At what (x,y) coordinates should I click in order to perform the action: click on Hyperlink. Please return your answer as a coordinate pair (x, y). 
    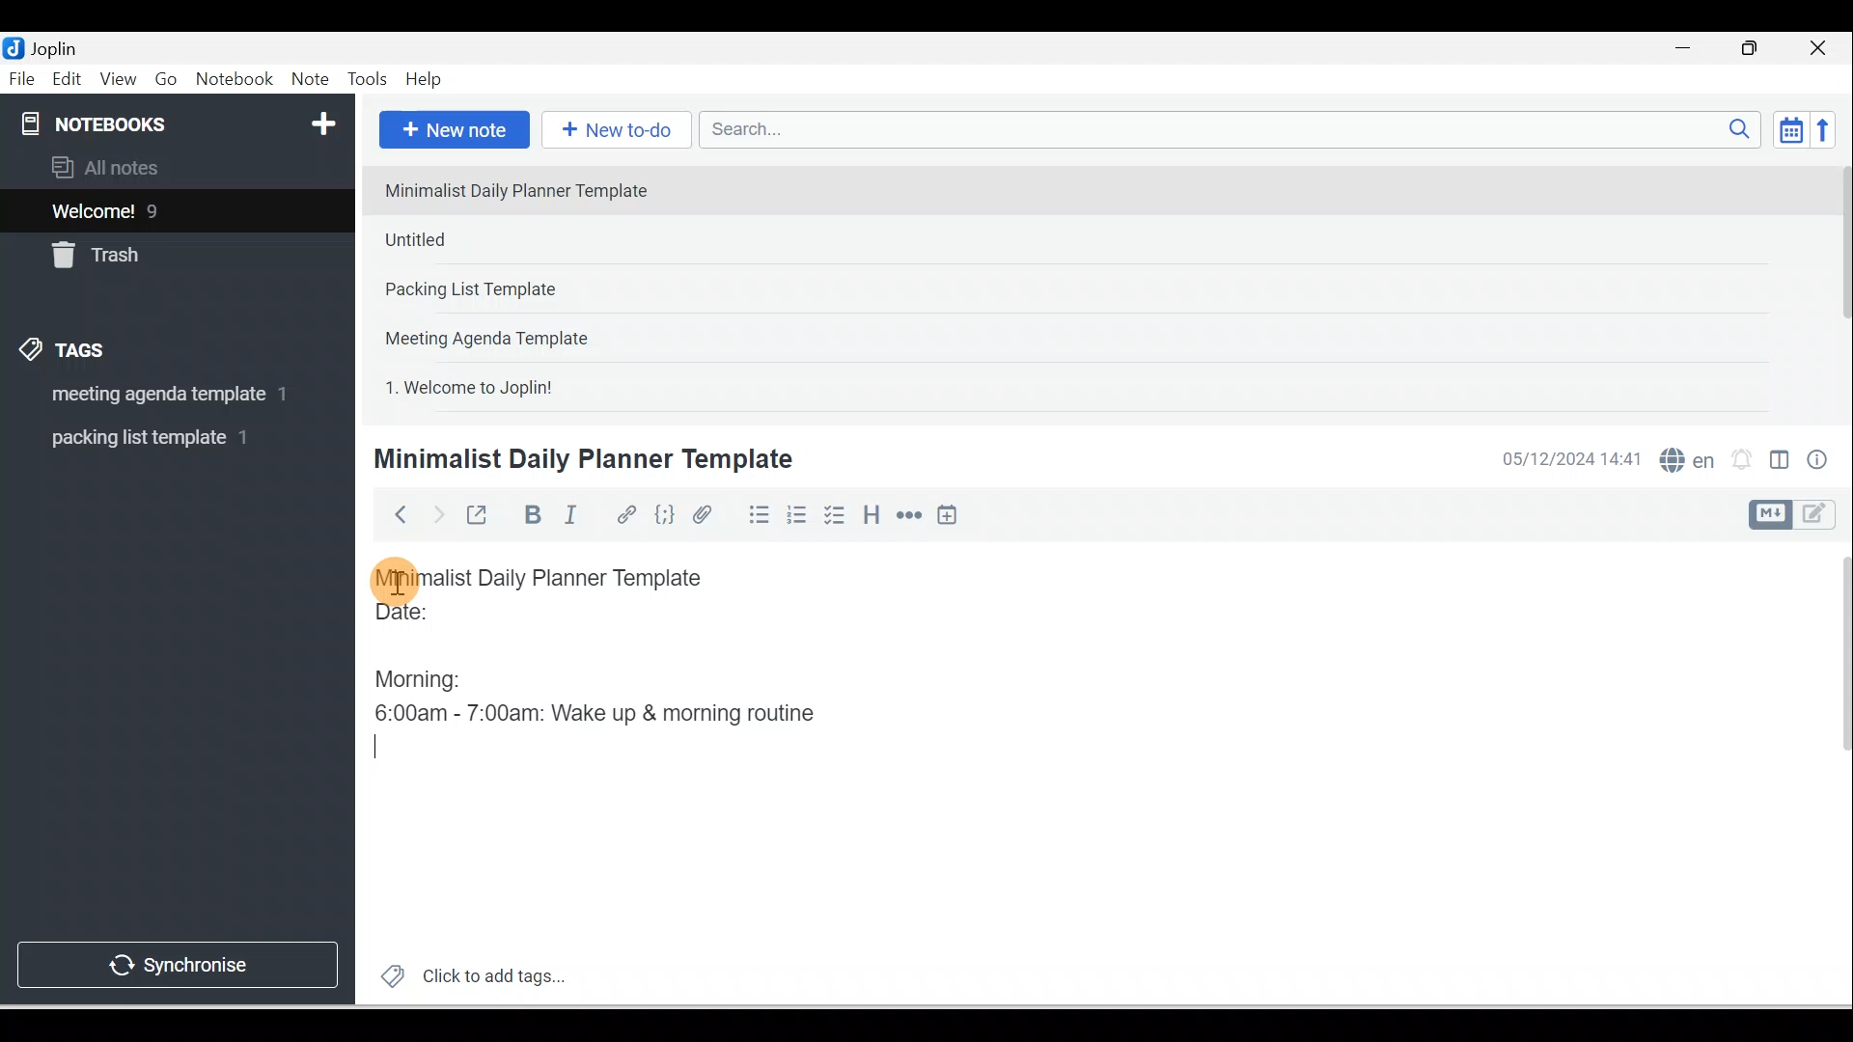
    Looking at the image, I should click on (624, 516).